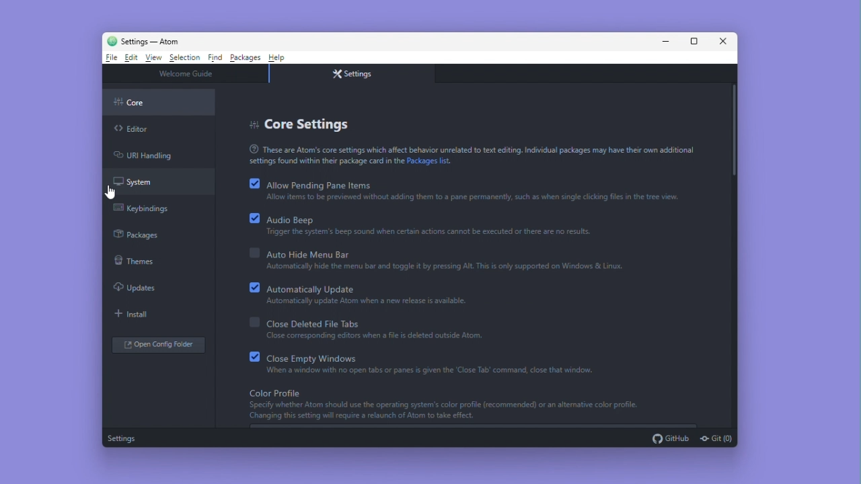  I want to click on core , so click(160, 103).